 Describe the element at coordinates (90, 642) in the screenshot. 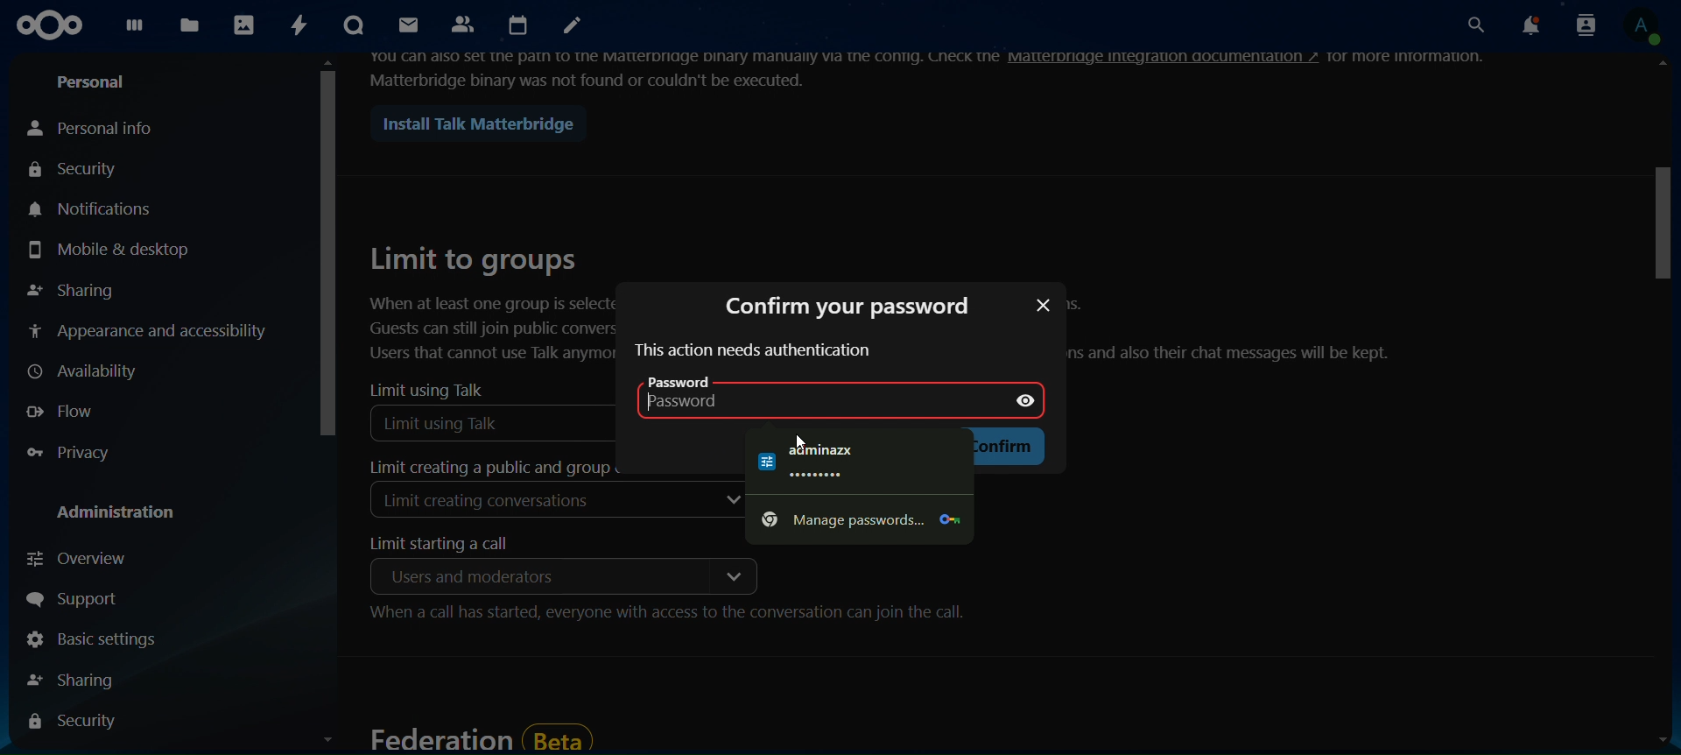

I see `basic settings` at that location.